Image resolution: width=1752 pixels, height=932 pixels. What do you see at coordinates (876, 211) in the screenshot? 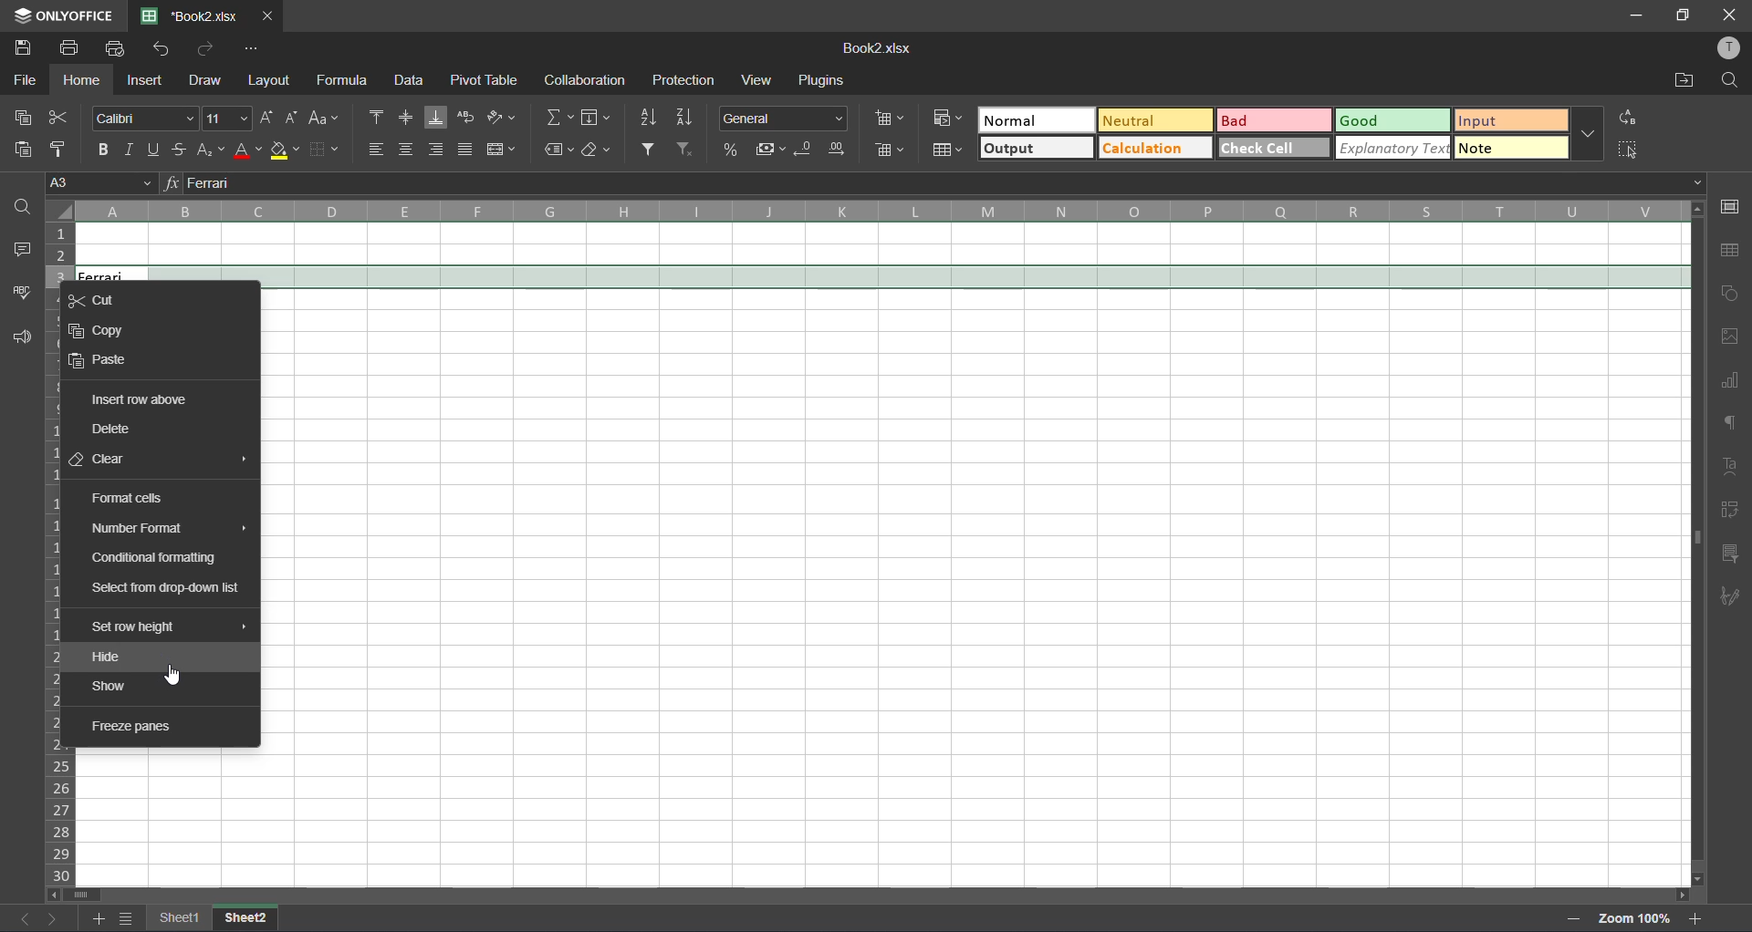
I see `column names` at bounding box center [876, 211].